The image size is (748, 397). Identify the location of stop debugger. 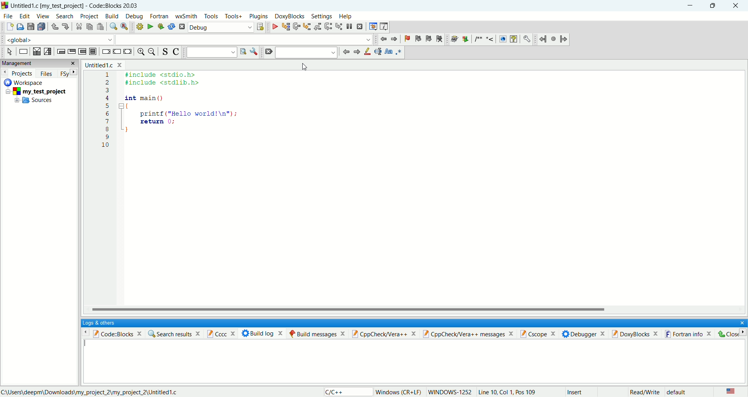
(360, 26).